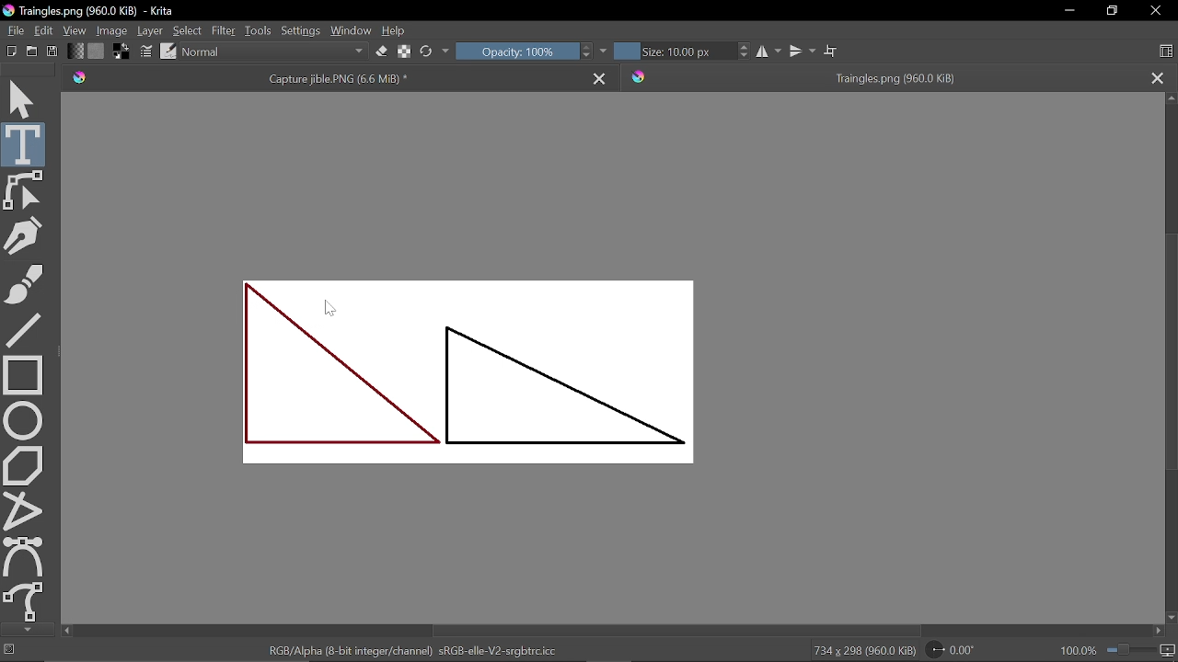 The height and width of the screenshot is (662, 1178). I want to click on New document , so click(9, 52).